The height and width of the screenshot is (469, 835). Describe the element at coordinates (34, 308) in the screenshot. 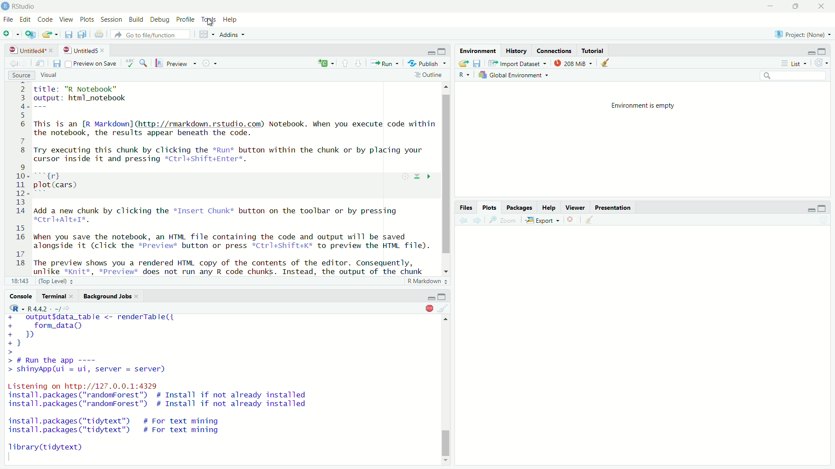

I see `R - R442 ~/` at that location.